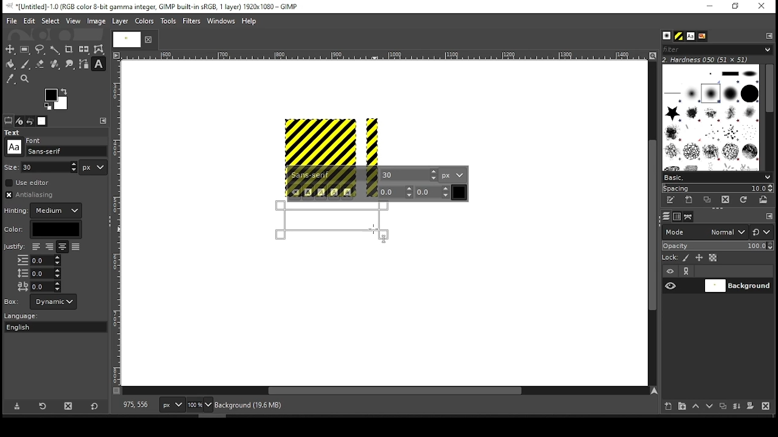 This screenshot has height=437, width=778. What do you see at coordinates (666, 405) in the screenshot?
I see `new layer` at bounding box center [666, 405].